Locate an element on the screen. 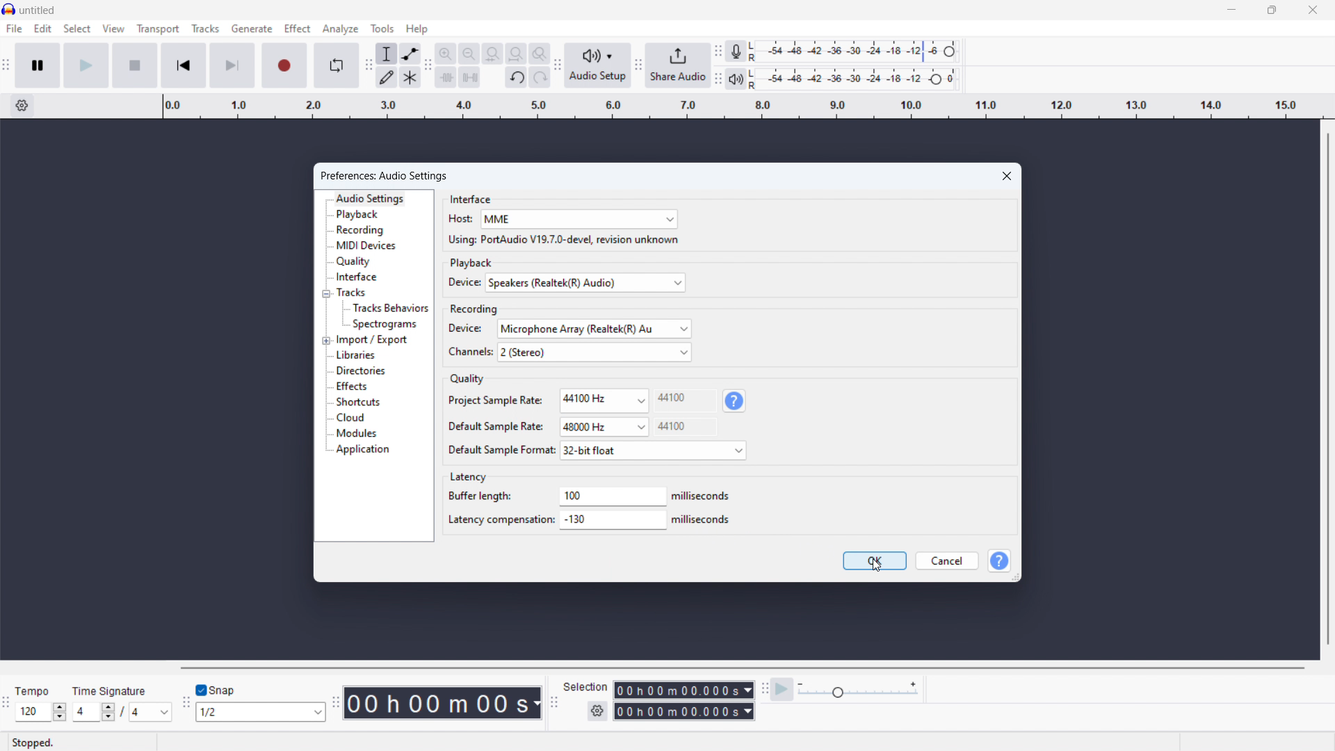 This screenshot has height=751, width=1335. transport toolbar is located at coordinates (6, 69).